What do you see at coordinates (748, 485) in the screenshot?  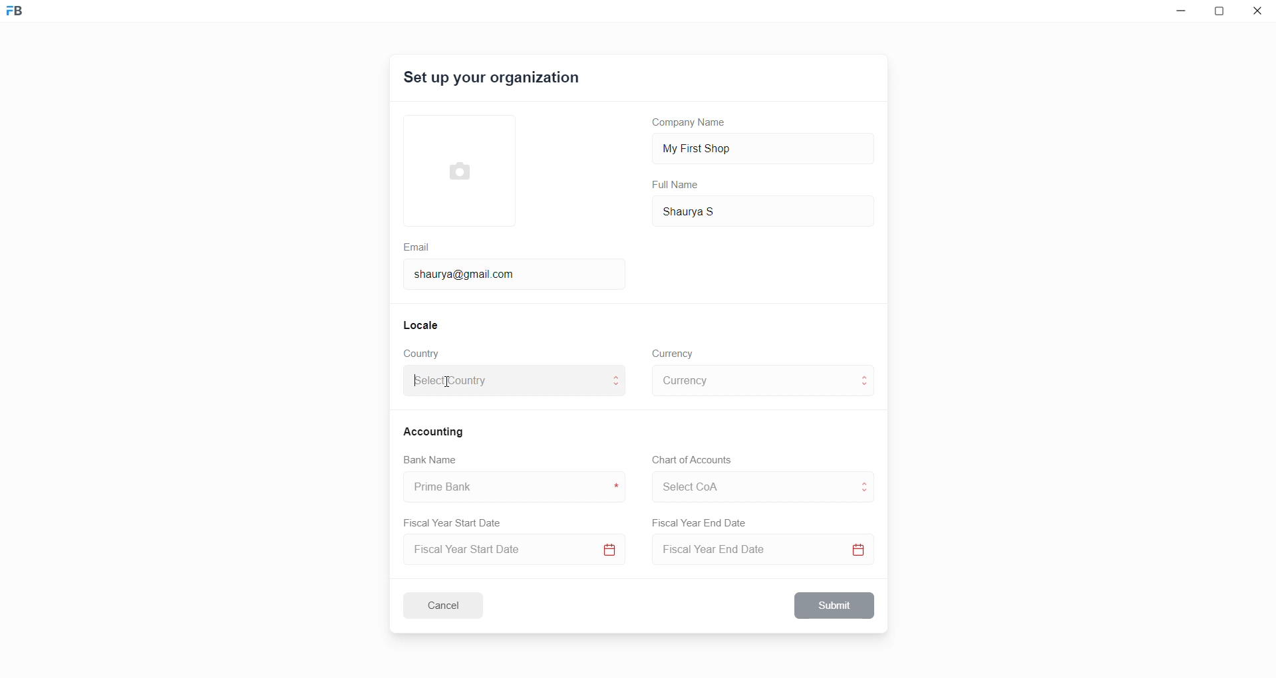 I see `select CoA` at bounding box center [748, 485].